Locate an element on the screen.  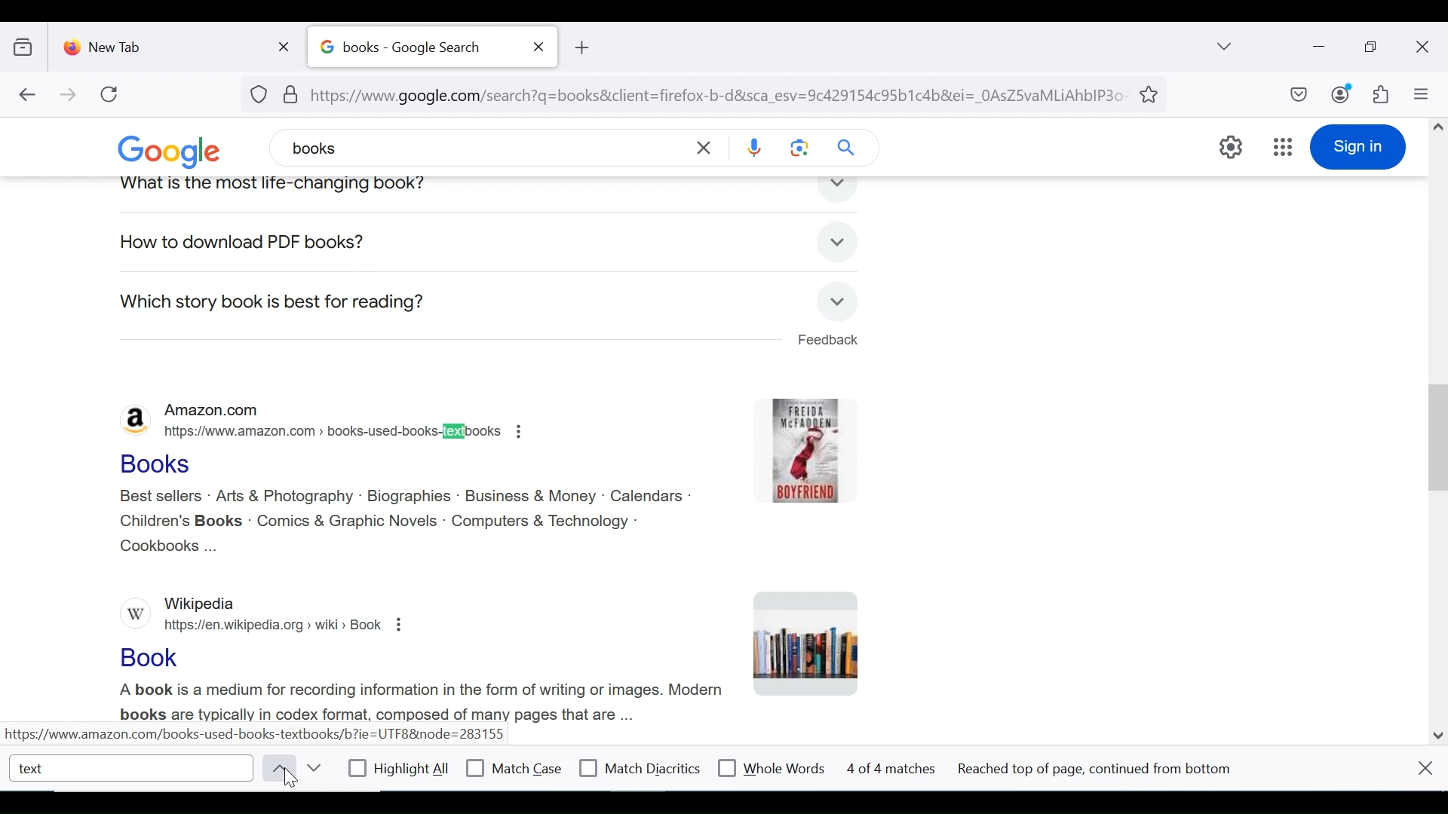
logo is located at coordinates (132, 614).